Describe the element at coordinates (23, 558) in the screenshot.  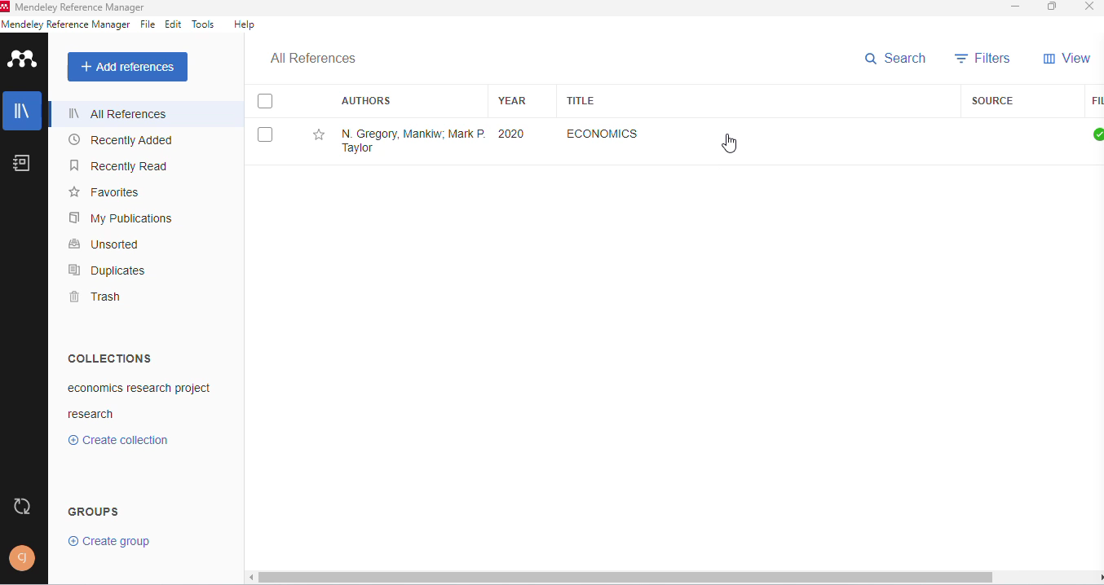
I see `profile` at that location.